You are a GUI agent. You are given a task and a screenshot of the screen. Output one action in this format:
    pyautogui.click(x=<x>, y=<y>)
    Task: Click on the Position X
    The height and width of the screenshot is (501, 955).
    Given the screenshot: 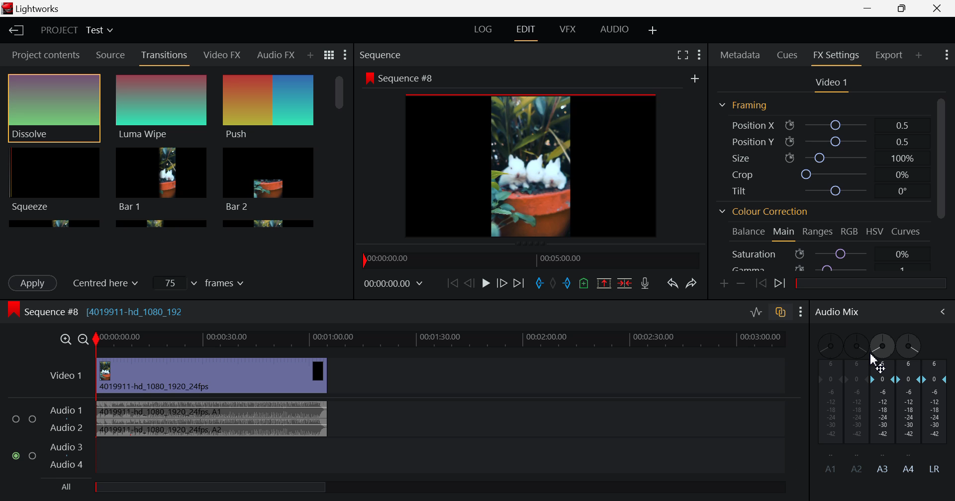 What is the action you would take?
    pyautogui.click(x=822, y=125)
    